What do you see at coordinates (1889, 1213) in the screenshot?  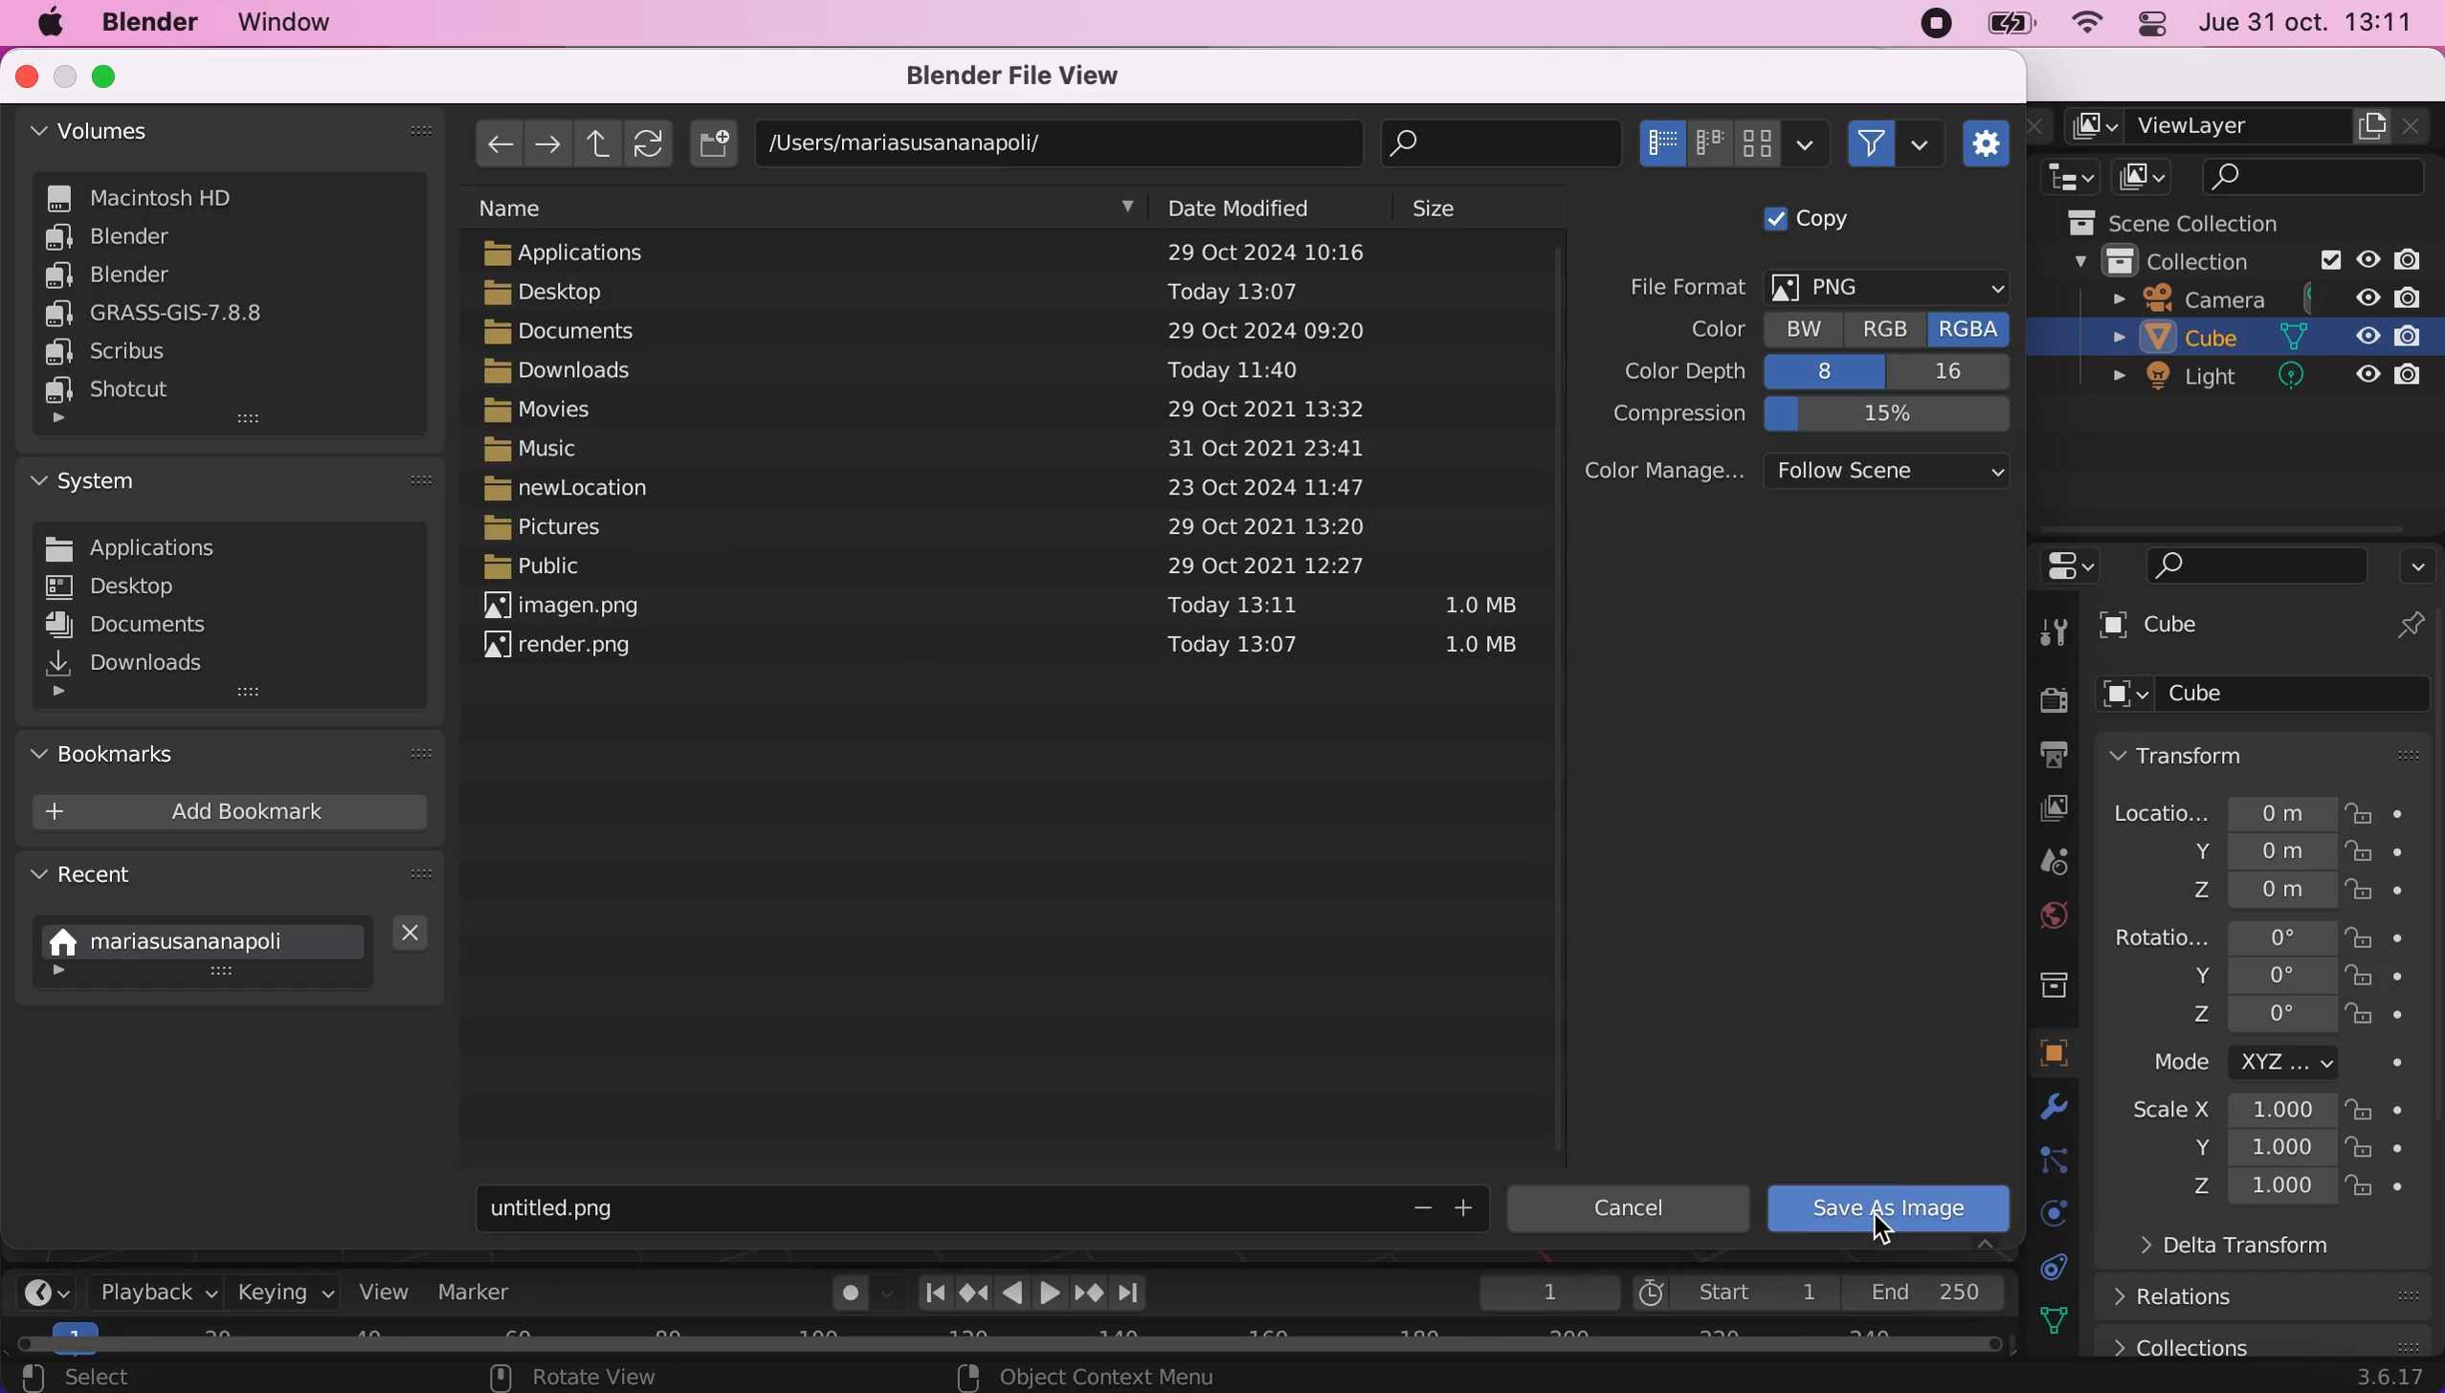 I see `Cursor on save as image` at bounding box center [1889, 1213].